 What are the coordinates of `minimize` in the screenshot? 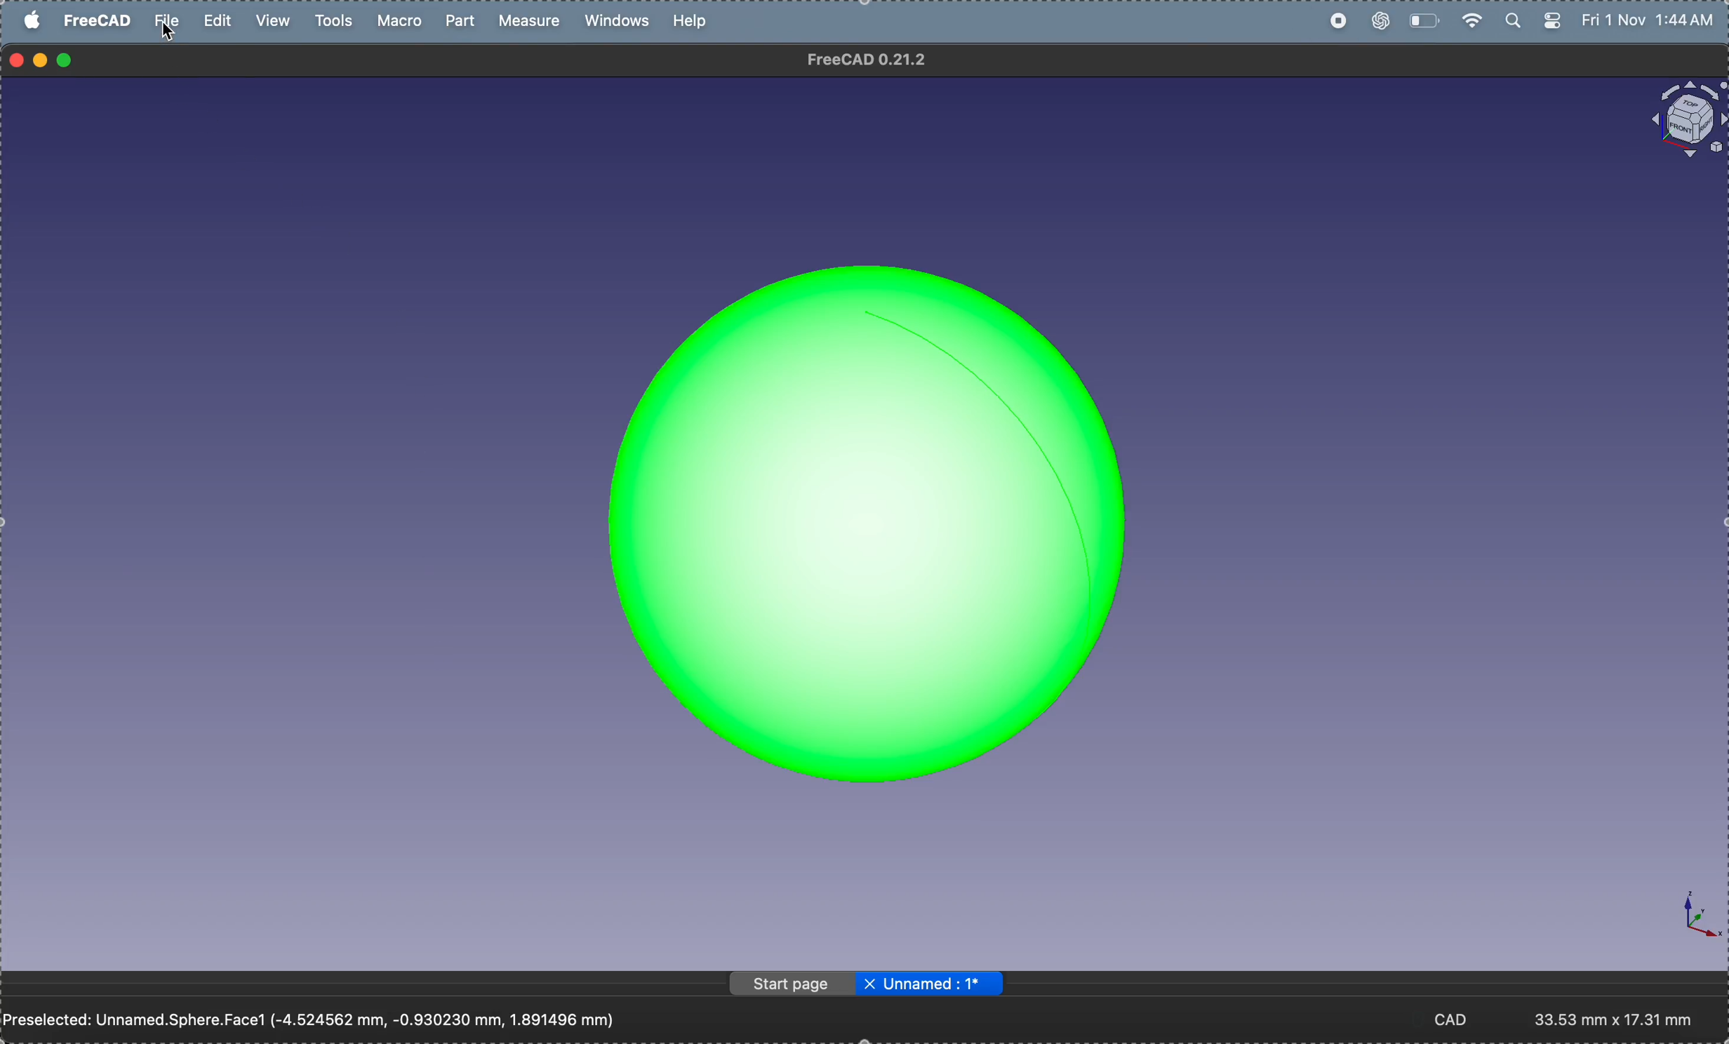 It's located at (41, 60).